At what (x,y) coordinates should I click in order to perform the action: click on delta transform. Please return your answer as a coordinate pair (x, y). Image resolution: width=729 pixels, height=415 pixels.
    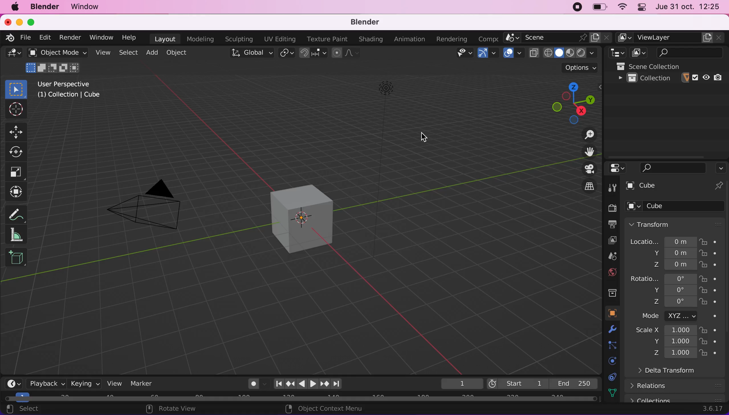
    Looking at the image, I should click on (682, 373).